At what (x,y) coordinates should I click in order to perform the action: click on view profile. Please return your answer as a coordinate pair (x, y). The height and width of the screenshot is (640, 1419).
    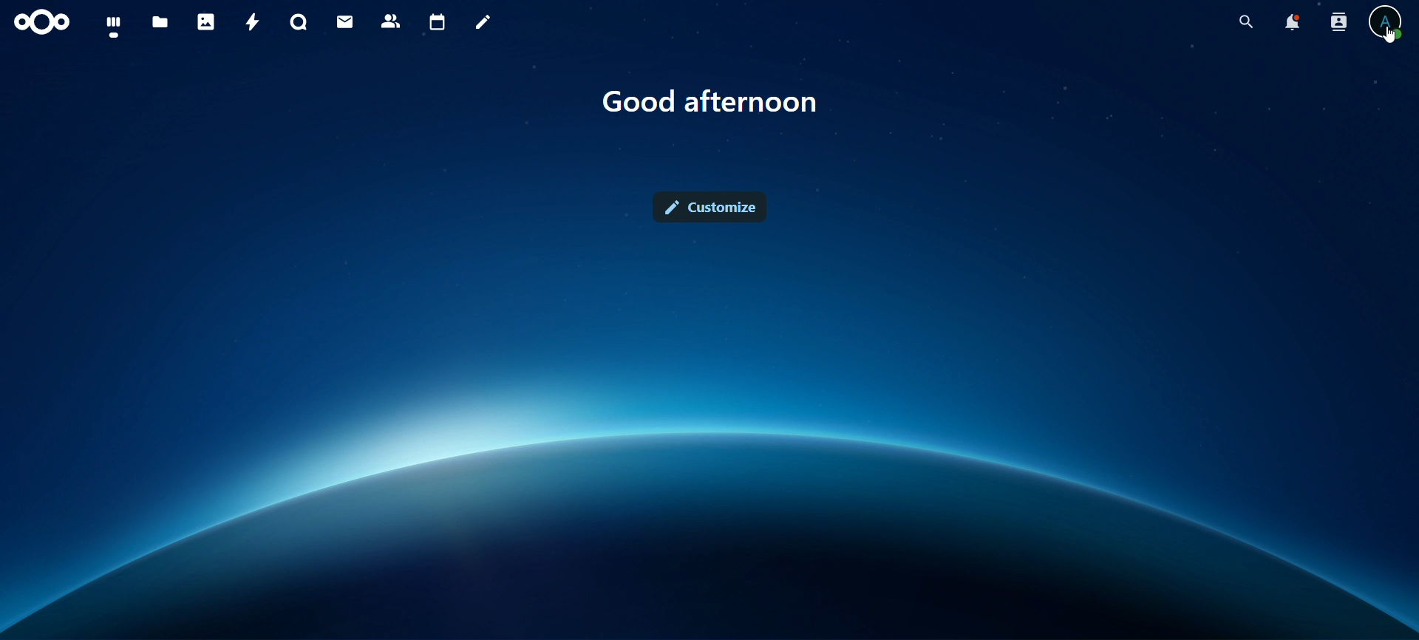
    Looking at the image, I should click on (1385, 22).